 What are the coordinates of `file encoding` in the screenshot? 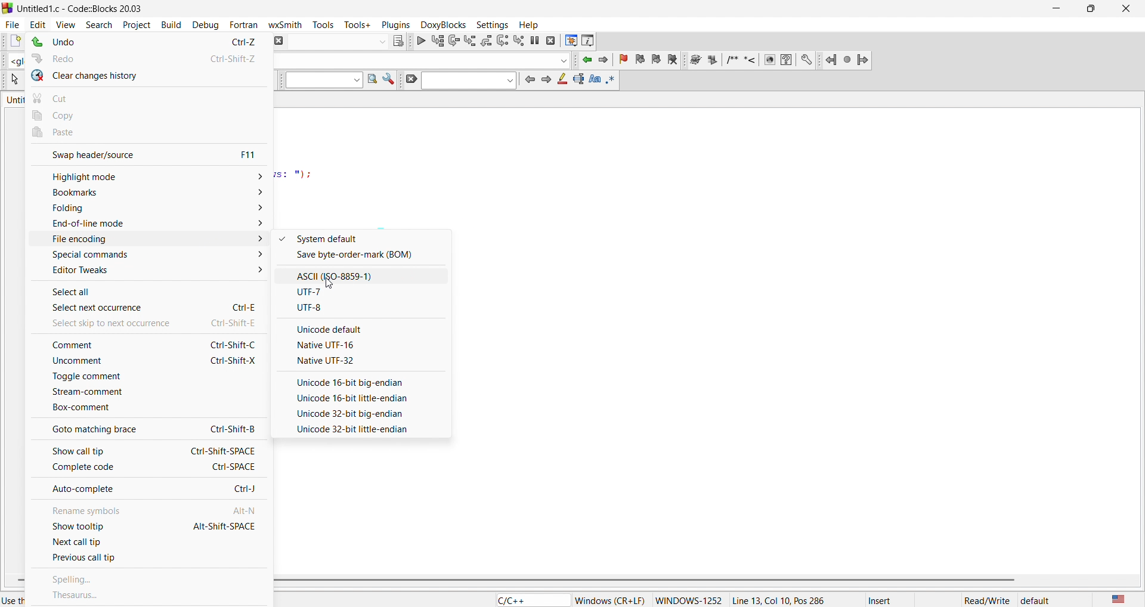 It's located at (150, 240).